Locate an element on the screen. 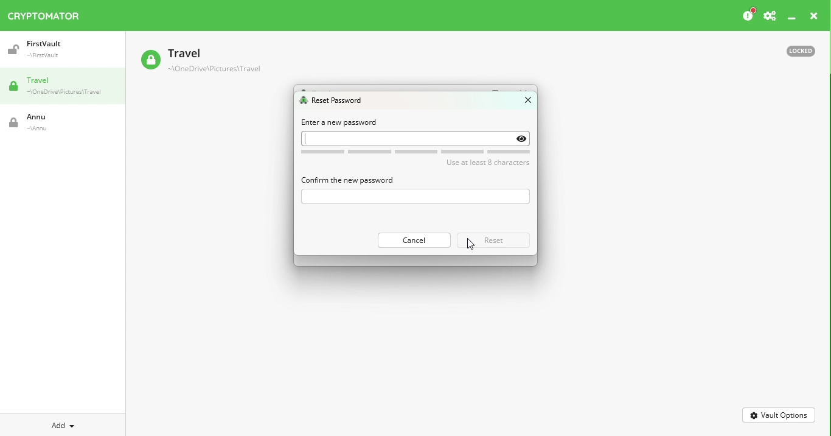  Enter password is located at coordinates (417, 138).